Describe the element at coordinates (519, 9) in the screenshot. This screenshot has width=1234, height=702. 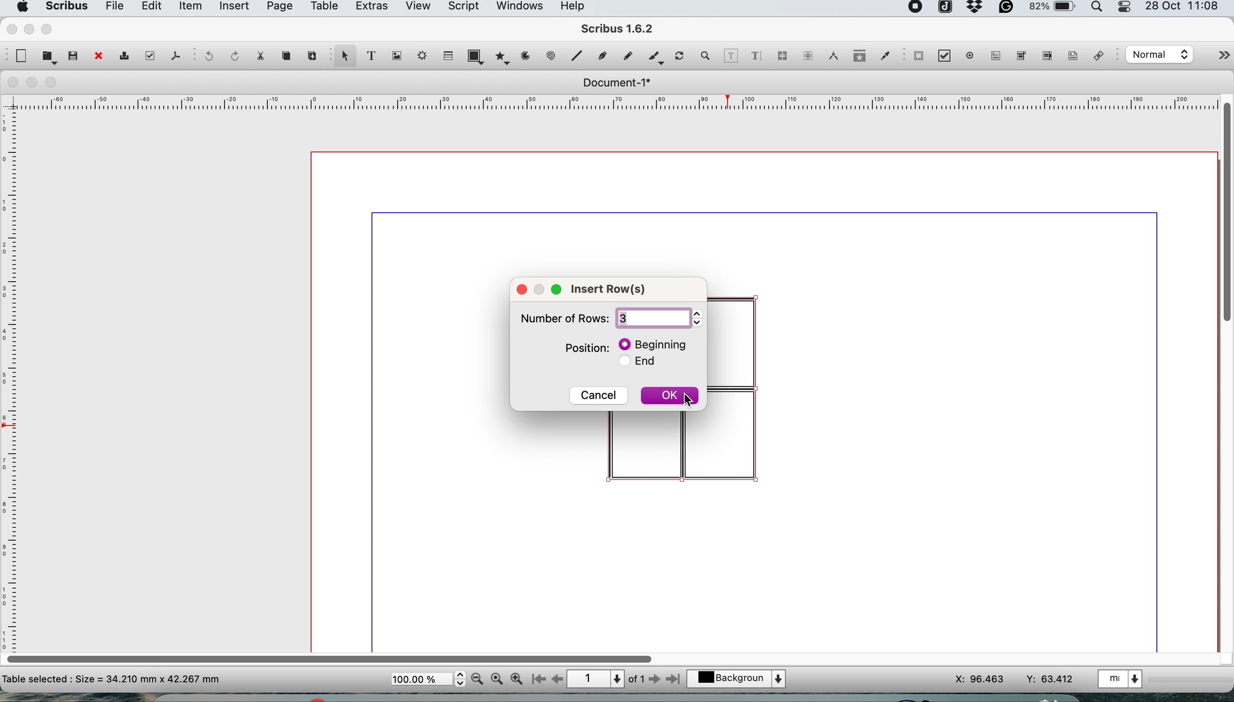
I see `windows` at that location.